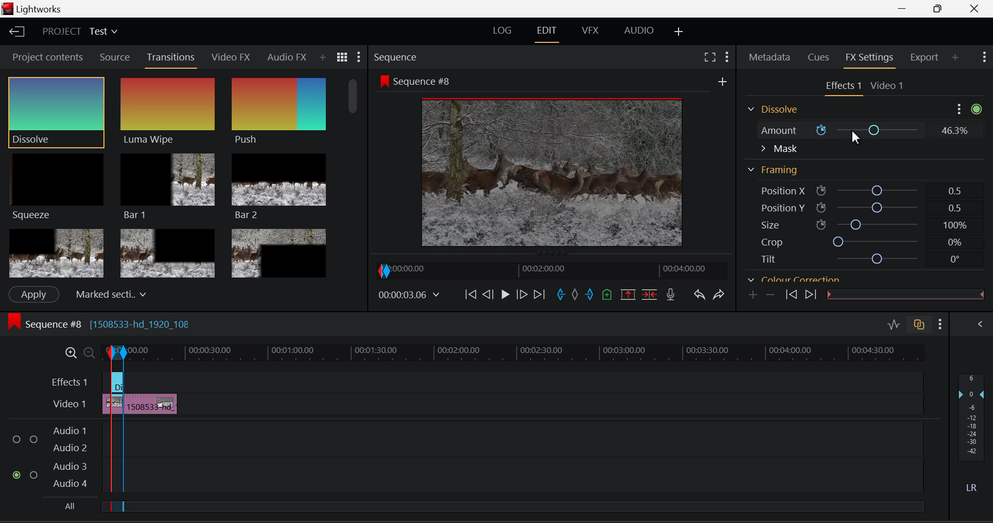  I want to click on EDIT Layout Open, so click(547, 33).